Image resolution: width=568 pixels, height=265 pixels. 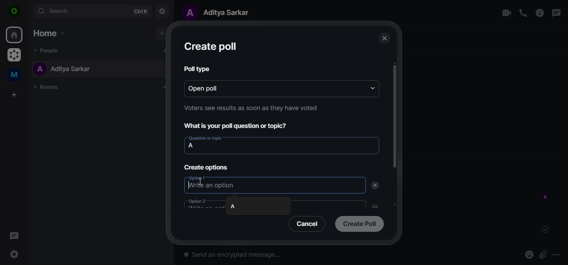 I want to click on create options, so click(x=207, y=167).